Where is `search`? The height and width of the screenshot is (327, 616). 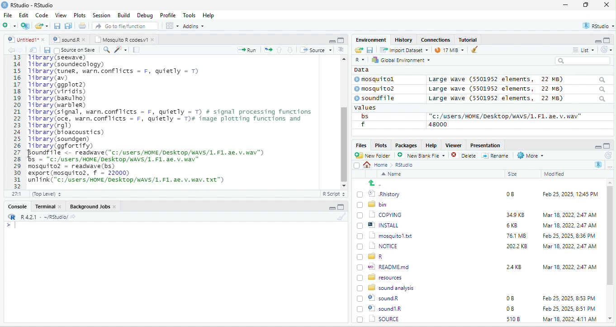
search is located at coordinates (583, 61).